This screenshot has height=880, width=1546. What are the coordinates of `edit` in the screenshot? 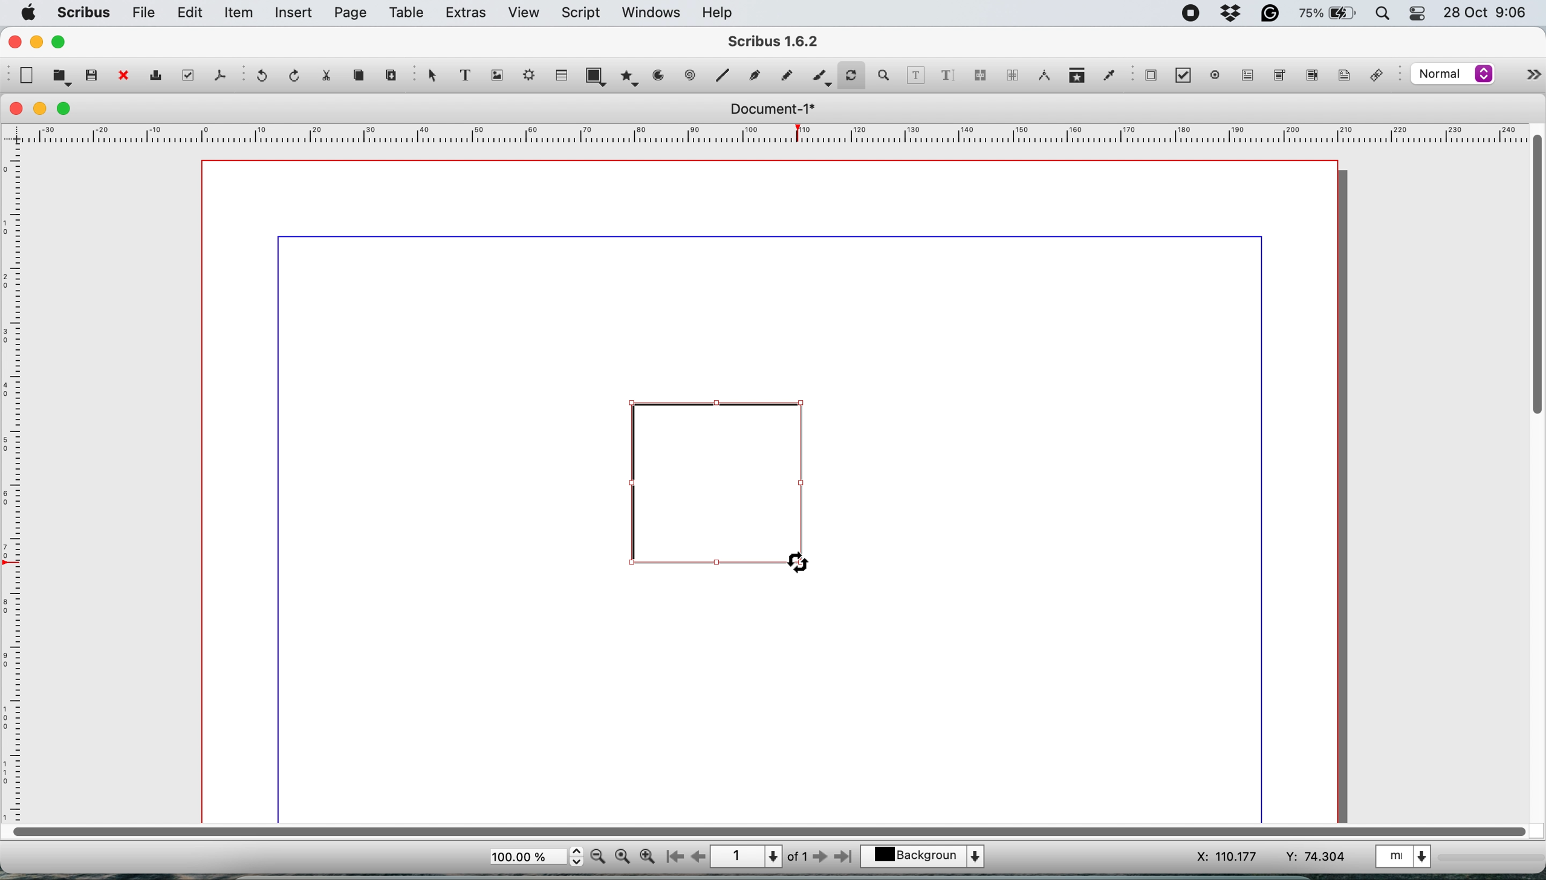 It's located at (192, 13).